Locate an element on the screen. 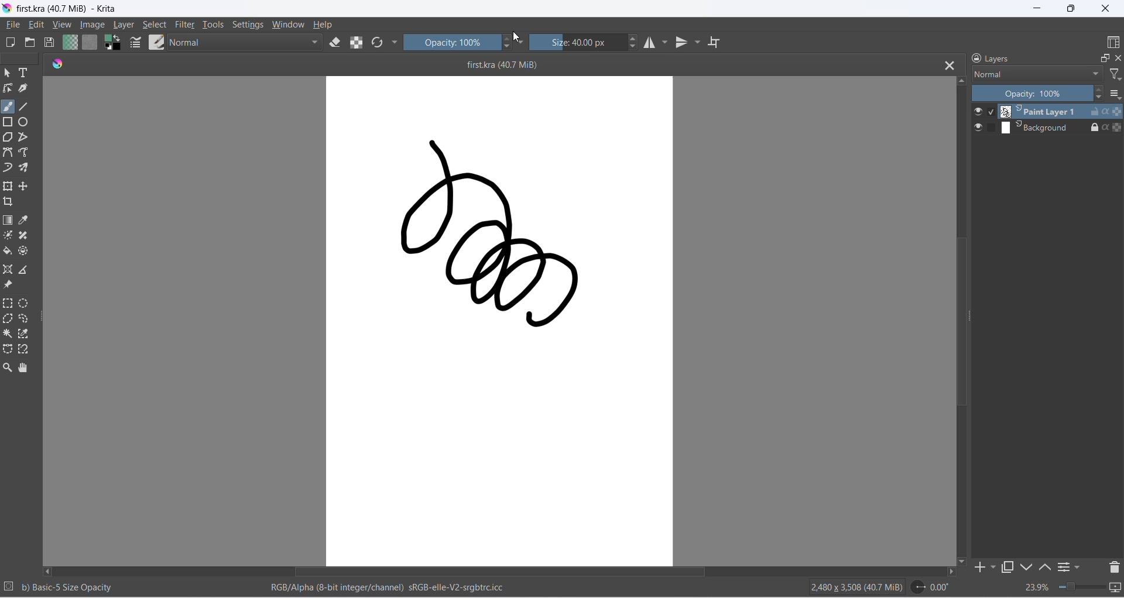  help is located at coordinates (324, 25).